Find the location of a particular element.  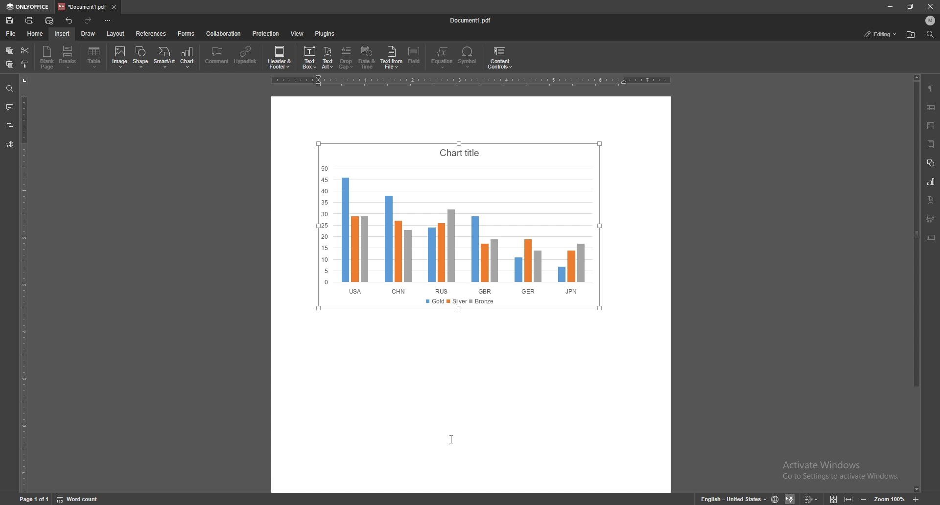

shapes is located at coordinates (931, 163).